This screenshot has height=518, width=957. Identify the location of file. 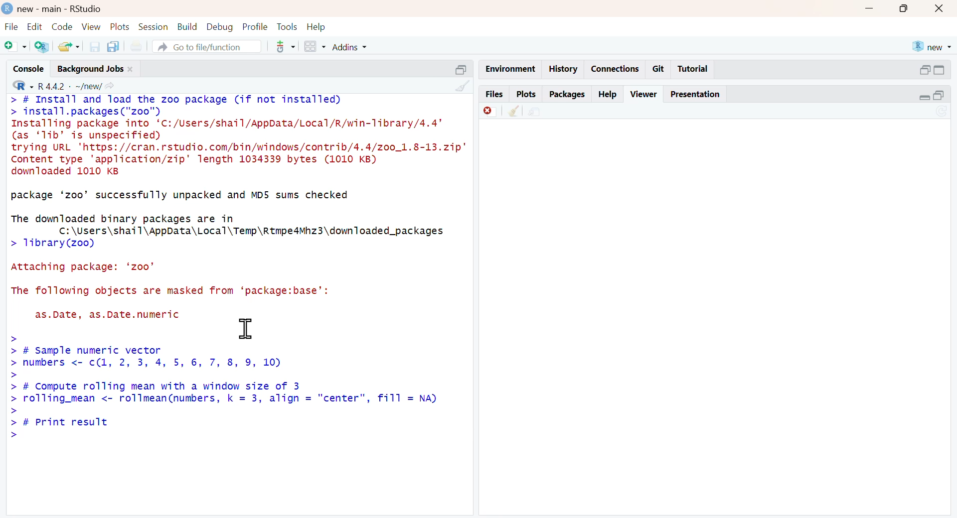
(11, 26).